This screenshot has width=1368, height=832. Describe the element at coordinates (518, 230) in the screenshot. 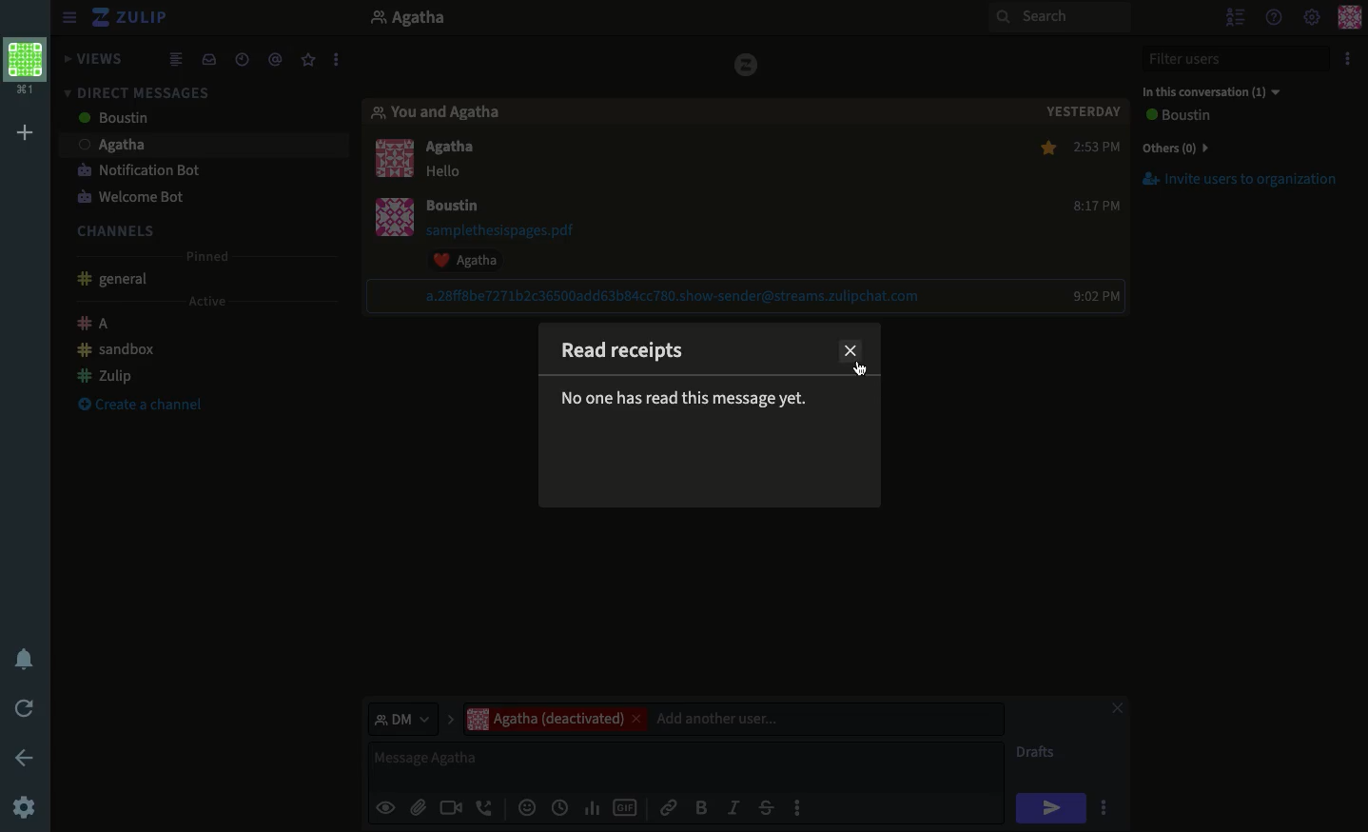

I see `PDF attachment` at that location.